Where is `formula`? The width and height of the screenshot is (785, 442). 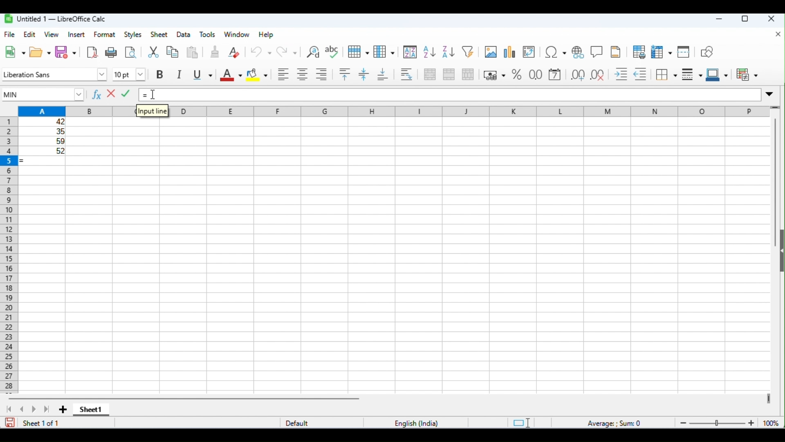
formula is located at coordinates (615, 422).